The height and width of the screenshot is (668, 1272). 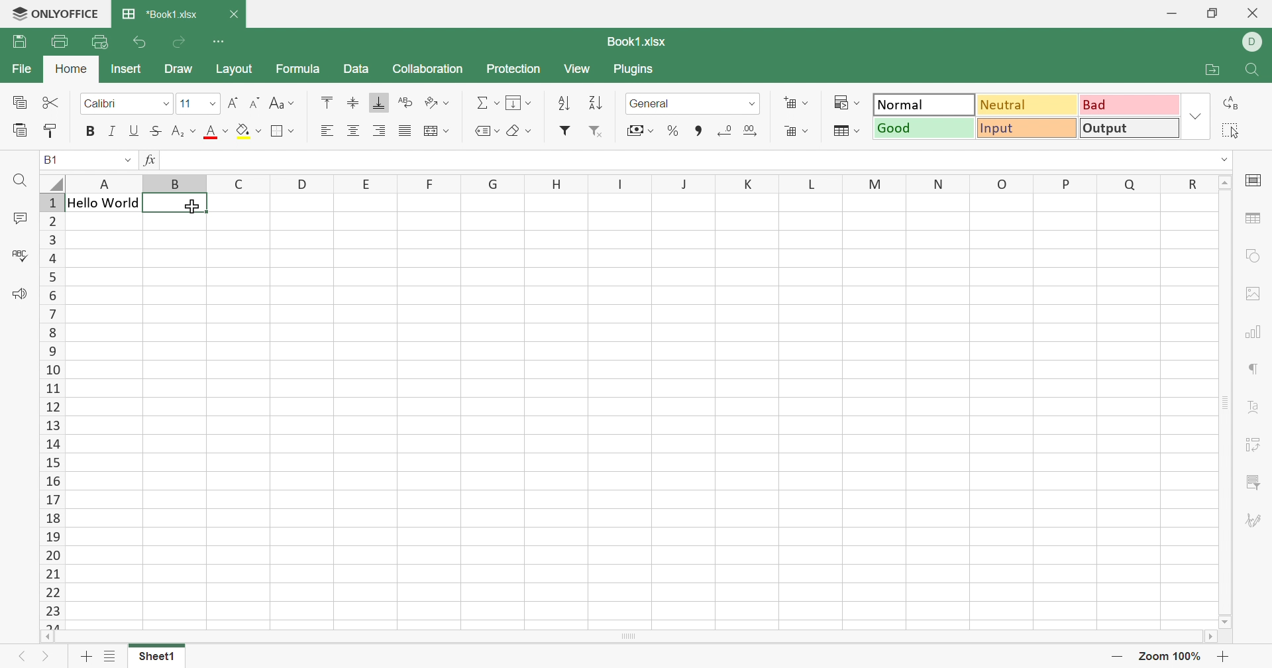 I want to click on Scroll Down, so click(x=1224, y=623).